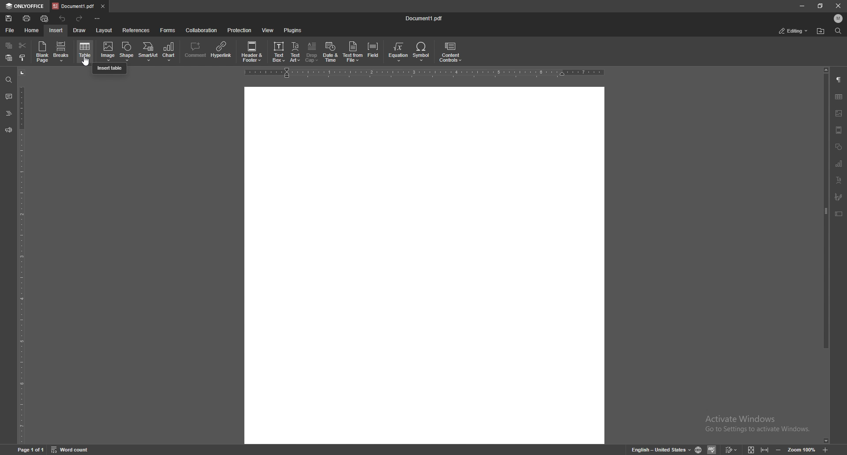 The height and width of the screenshot is (455, 847). What do you see at coordinates (801, 449) in the screenshot?
I see `zoom` at bounding box center [801, 449].